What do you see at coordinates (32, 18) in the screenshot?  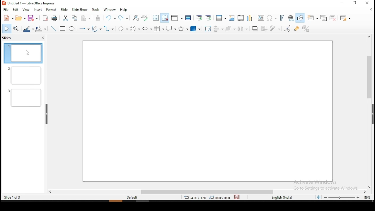 I see `save` at bounding box center [32, 18].